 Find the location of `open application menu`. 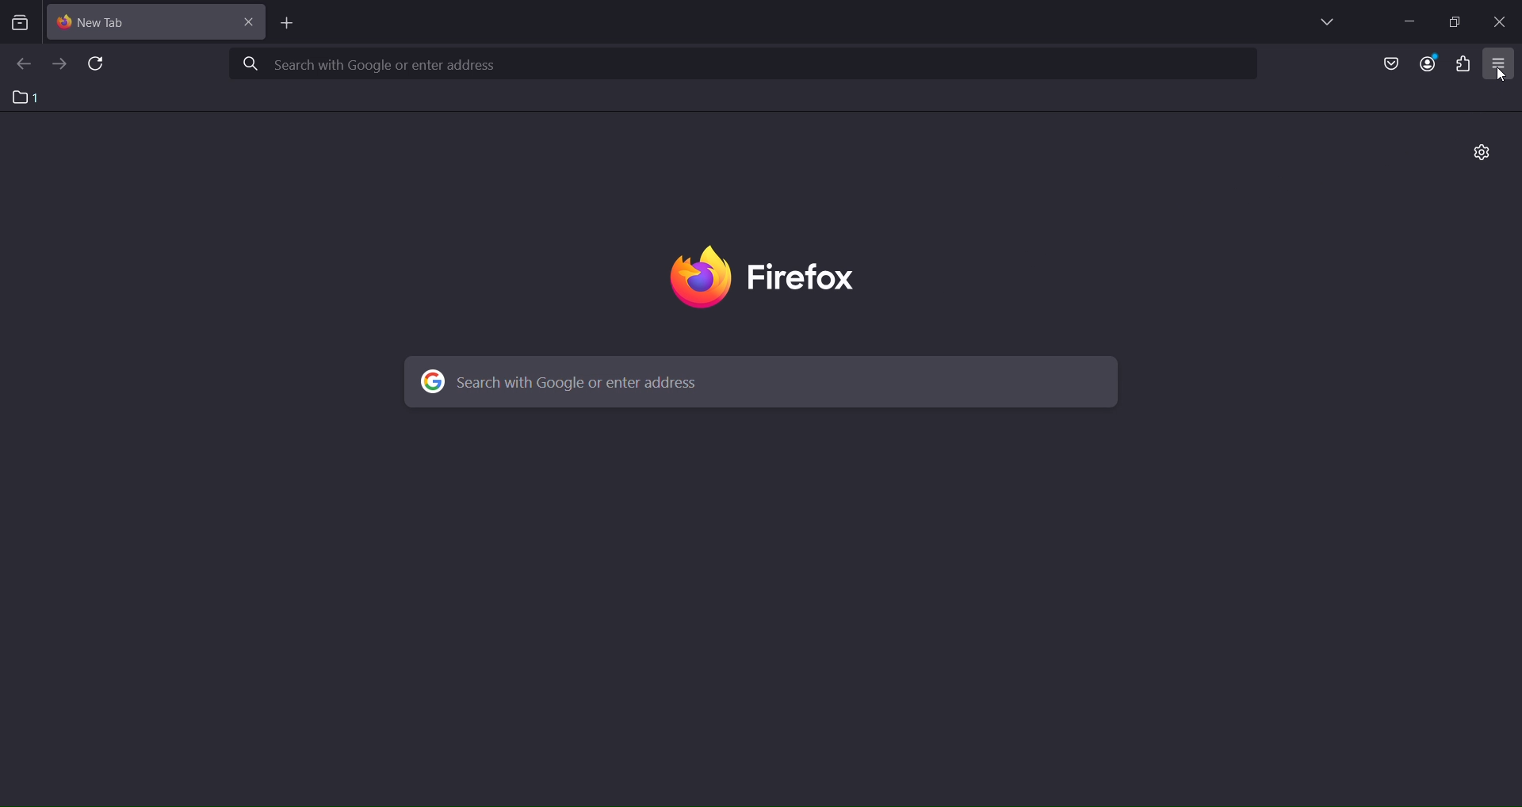

open application menu is located at coordinates (1501, 64).